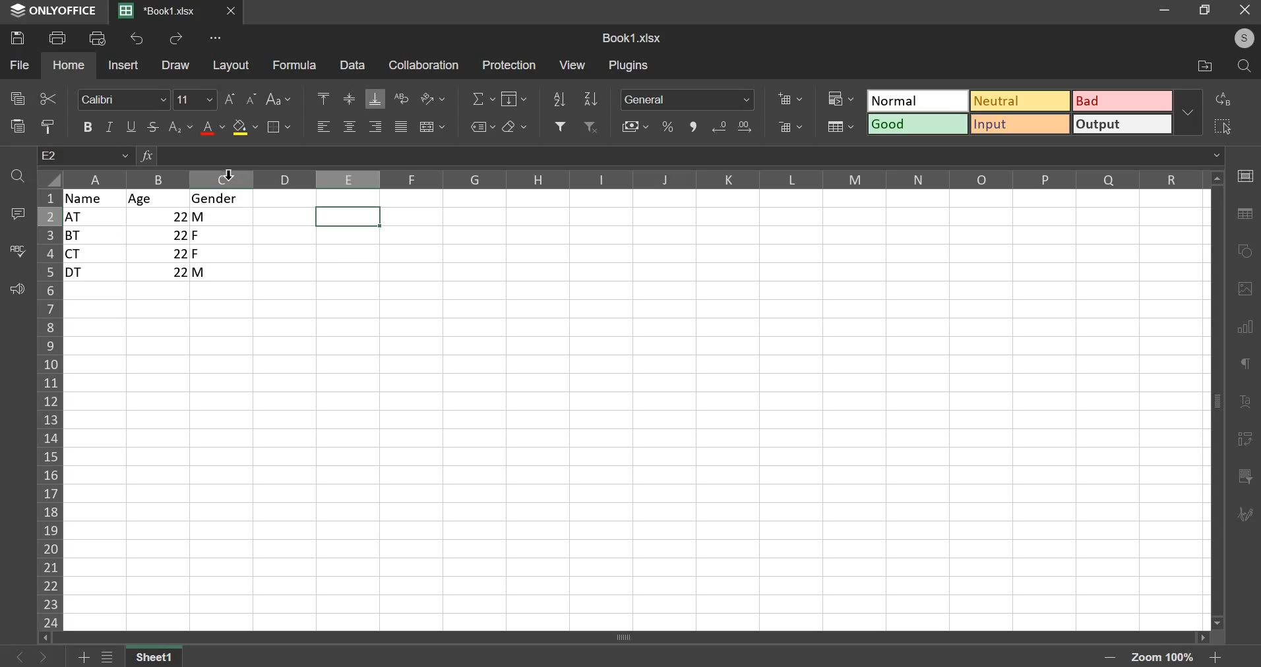 This screenshot has height=667, width=1261. What do you see at coordinates (96, 254) in the screenshot?
I see `ct` at bounding box center [96, 254].